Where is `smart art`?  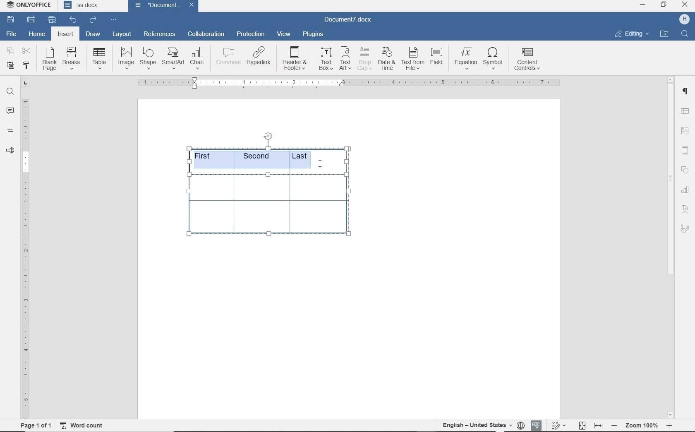
smart art is located at coordinates (173, 59).